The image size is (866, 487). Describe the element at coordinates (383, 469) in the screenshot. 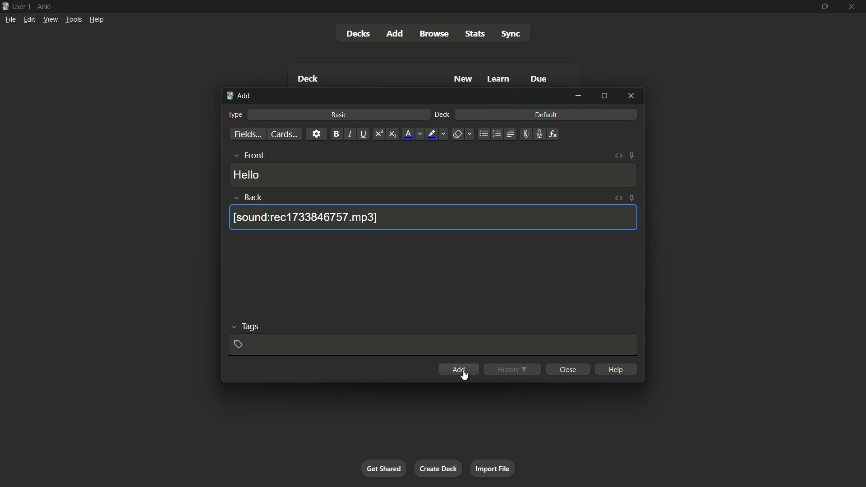

I see `get shared` at that location.